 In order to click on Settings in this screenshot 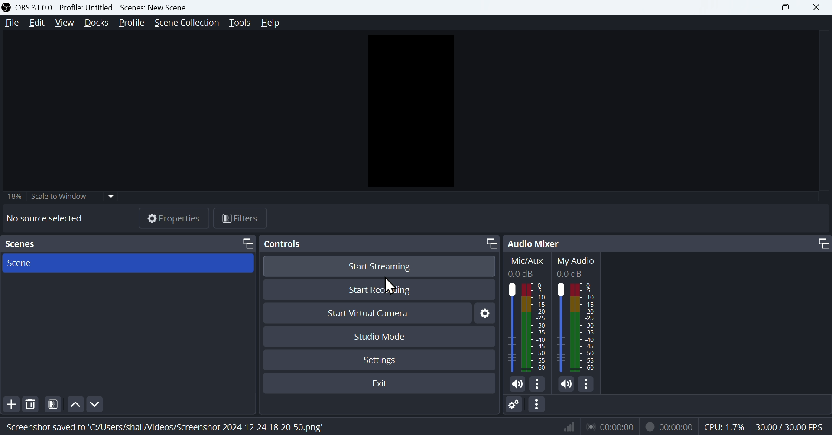, I will do `click(484, 313)`.